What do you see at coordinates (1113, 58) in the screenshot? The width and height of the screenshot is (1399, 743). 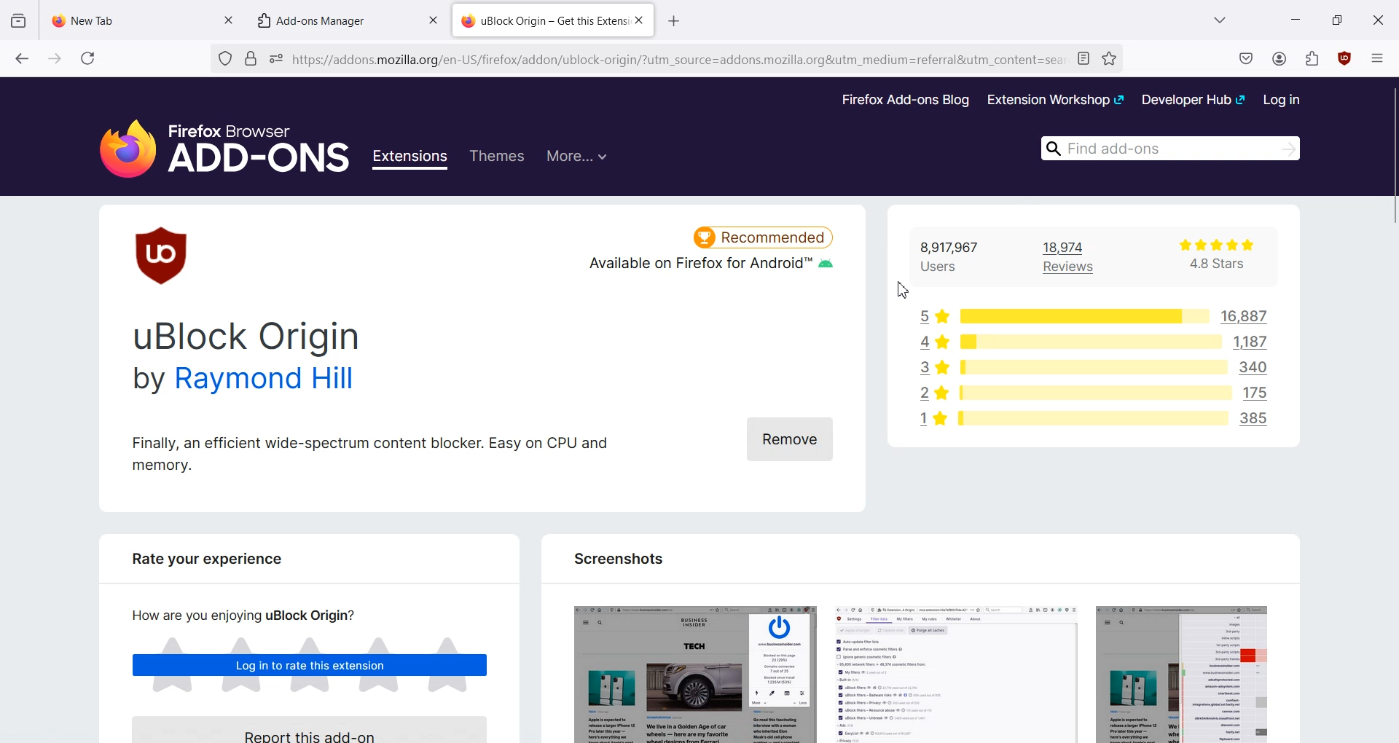 I see `Bookmark this page` at bounding box center [1113, 58].